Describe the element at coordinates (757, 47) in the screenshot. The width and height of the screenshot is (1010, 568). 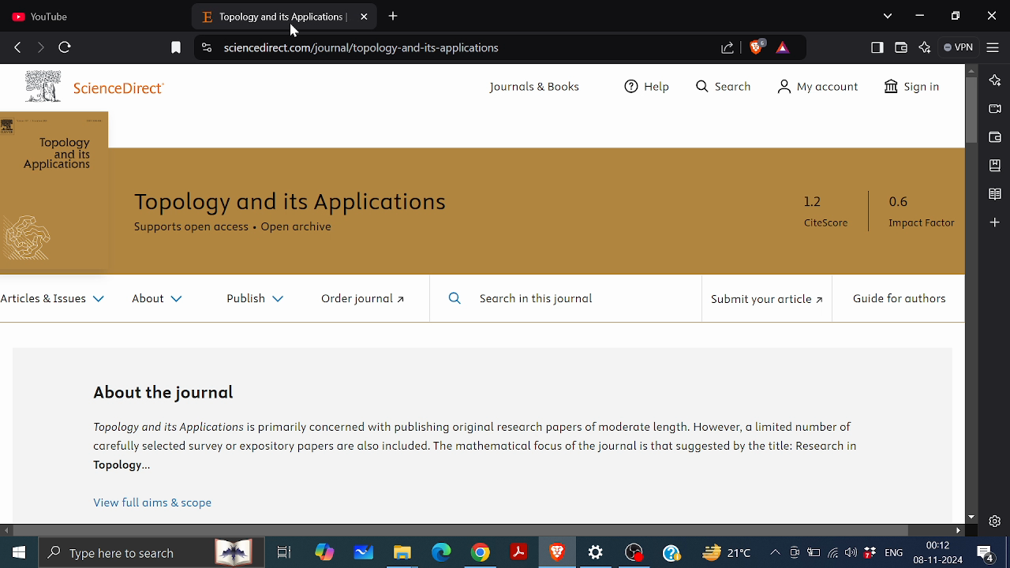
I see `Brave shield` at that location.